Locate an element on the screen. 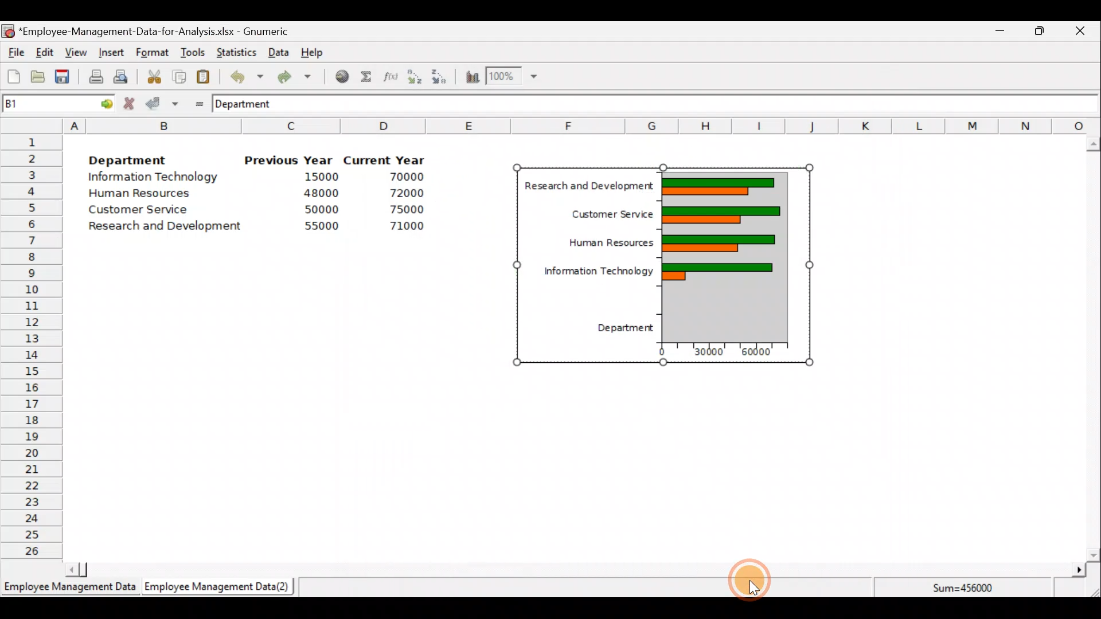 This screenshot has height=619, width=1101. Insert hyperlink is located at coordinates (338, 76).